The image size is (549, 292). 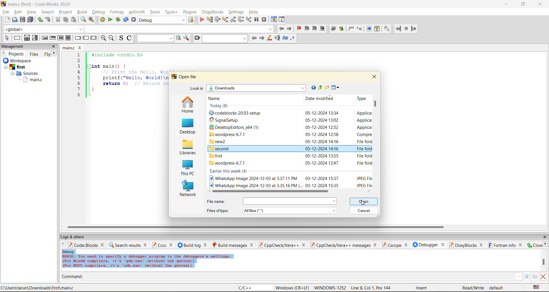 I want to click on block instruction, so click(x=68, y=38).